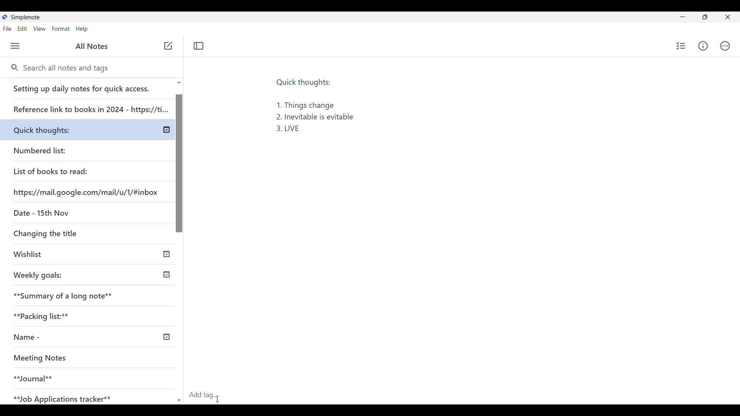 The width and height of the screenshot is (740, 416). Describe the element at coordinates (82, 29) in the screenshot. I see `Help menu` at that location.